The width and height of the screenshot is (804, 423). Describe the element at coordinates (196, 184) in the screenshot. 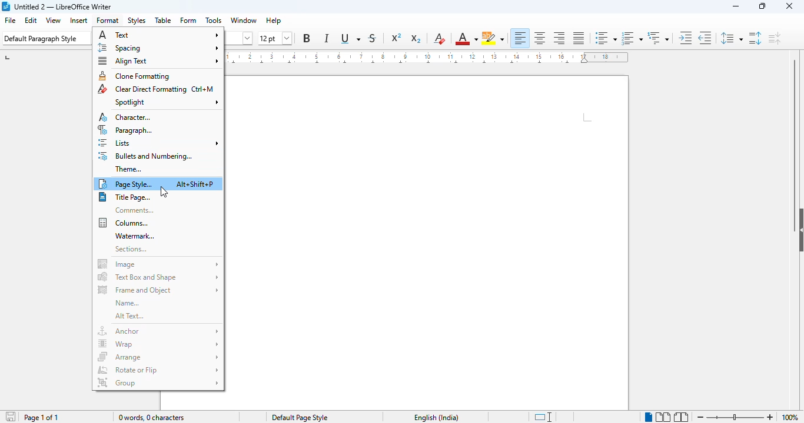

I see `shortcut for page style` at that location.